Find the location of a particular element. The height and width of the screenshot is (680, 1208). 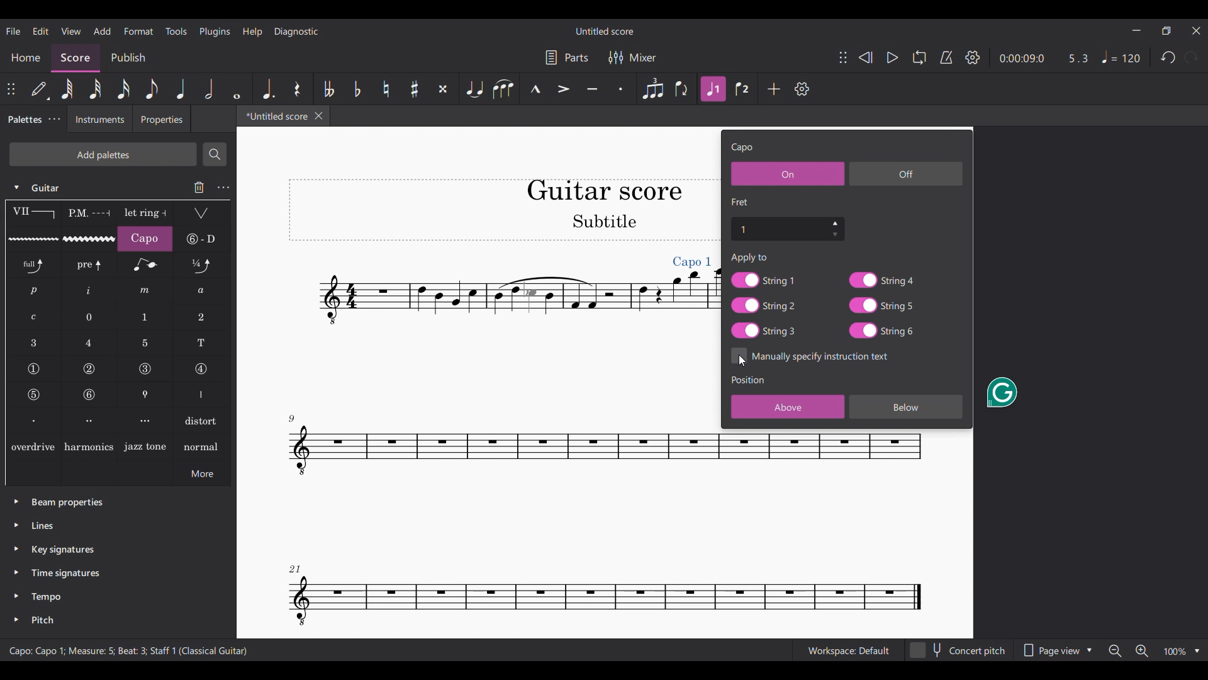

Slur is located at coordinates (503, 89).